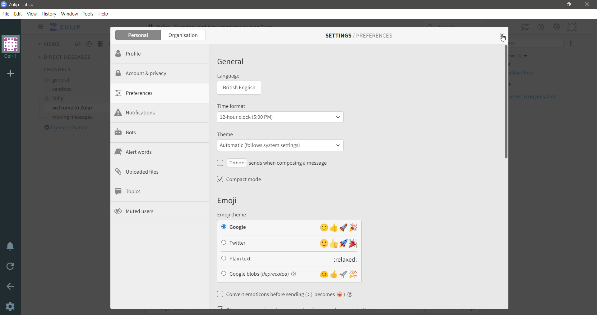 This screenshot has width=597, height=315. Describe the element at coordinates (57, 70) in the screenshot. I see `Channels` at that location.